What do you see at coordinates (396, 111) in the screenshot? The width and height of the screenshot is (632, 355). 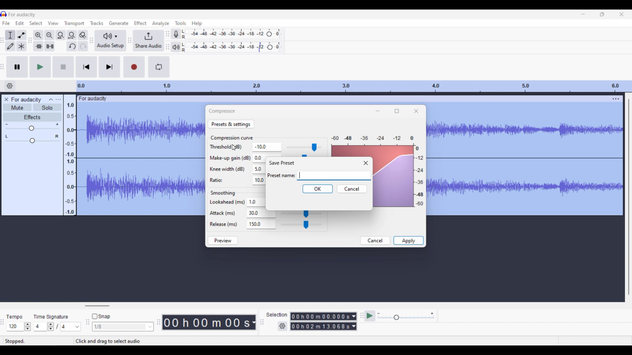 I see `Show in a bigger tab` at bounding box center [396, 111].